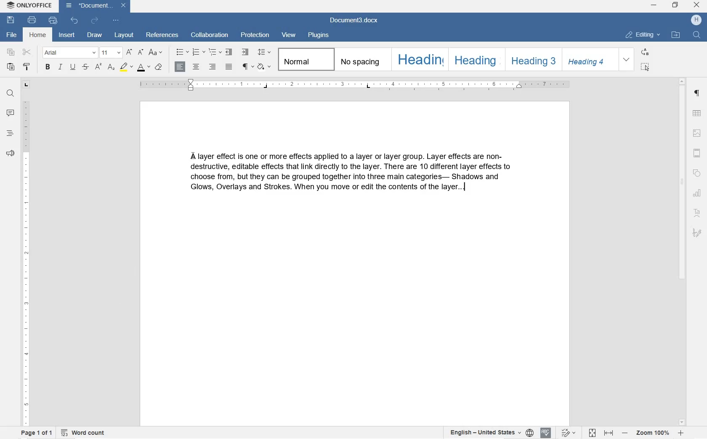 The image size is (707, 439). I want to click on UNDERLINE, so click(73, 67).